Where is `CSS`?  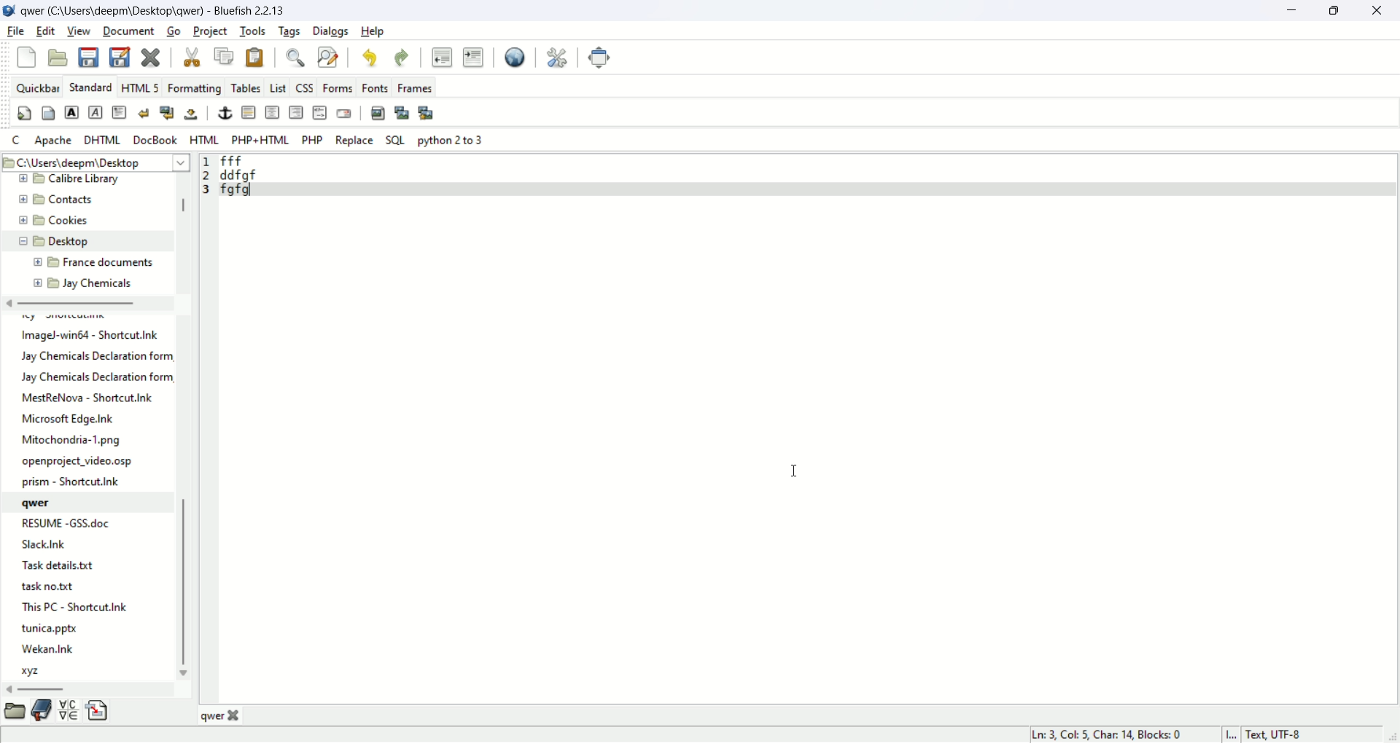 CSS is located at coordinates (304, 87).